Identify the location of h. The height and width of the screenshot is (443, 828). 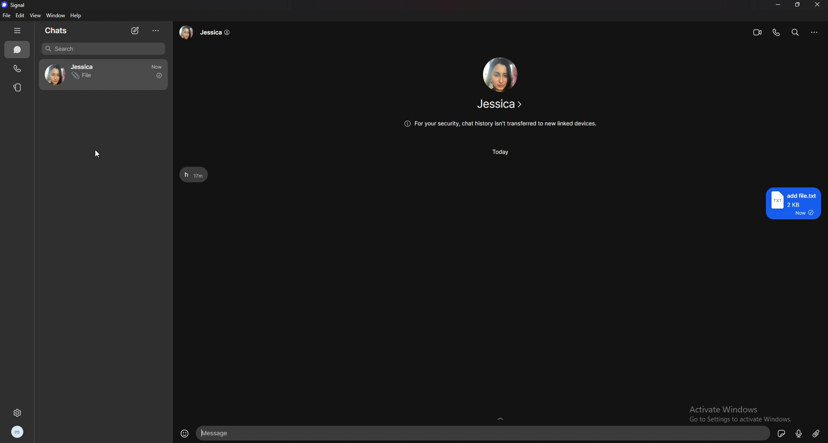
(185, 175).